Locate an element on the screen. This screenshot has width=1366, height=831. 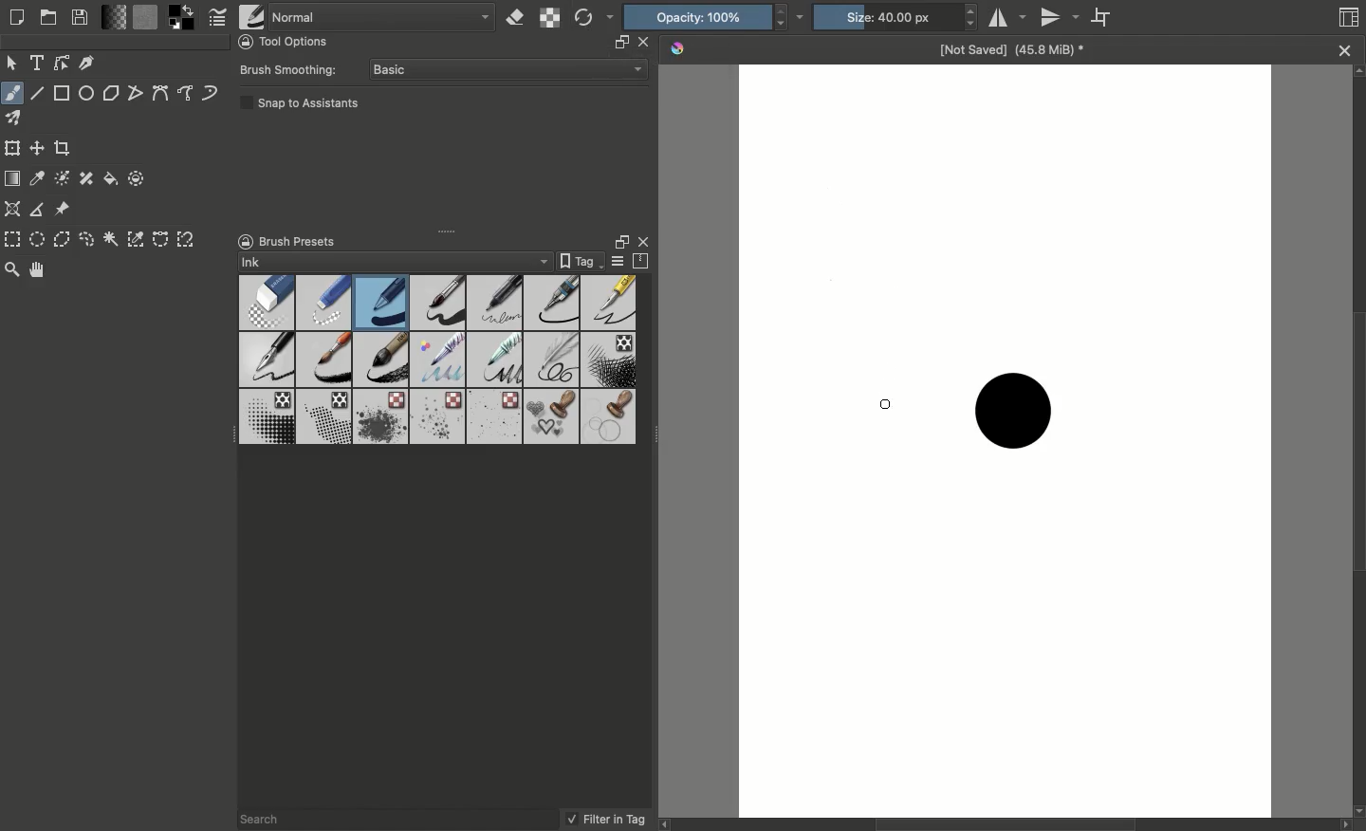
Freeform brush is located at coordinates (12, 90).